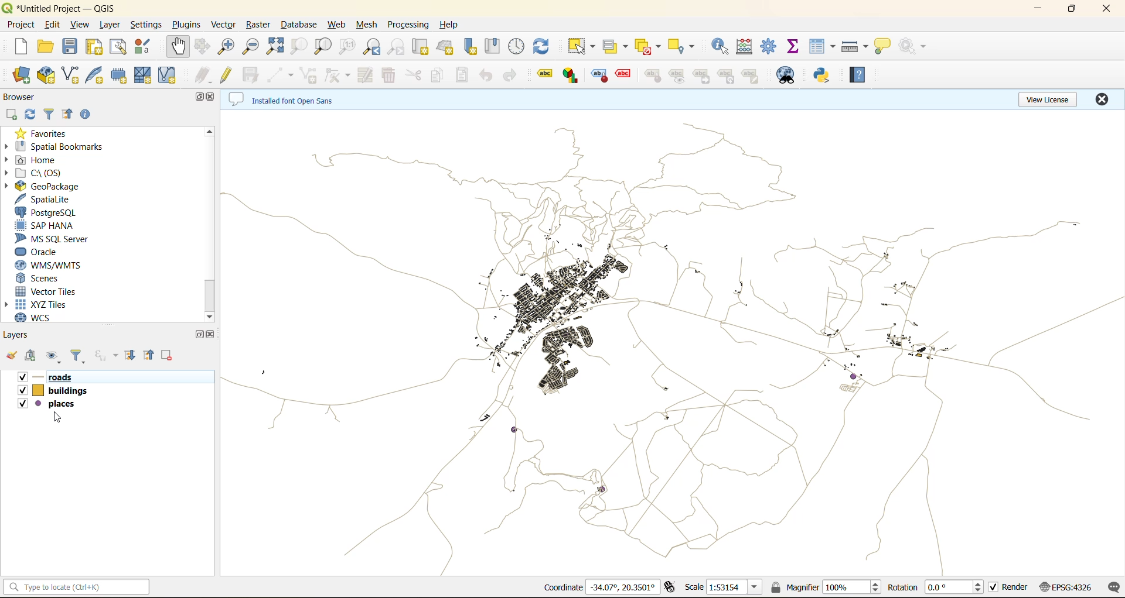  I want to click on zoom selection, so click(299, 47).